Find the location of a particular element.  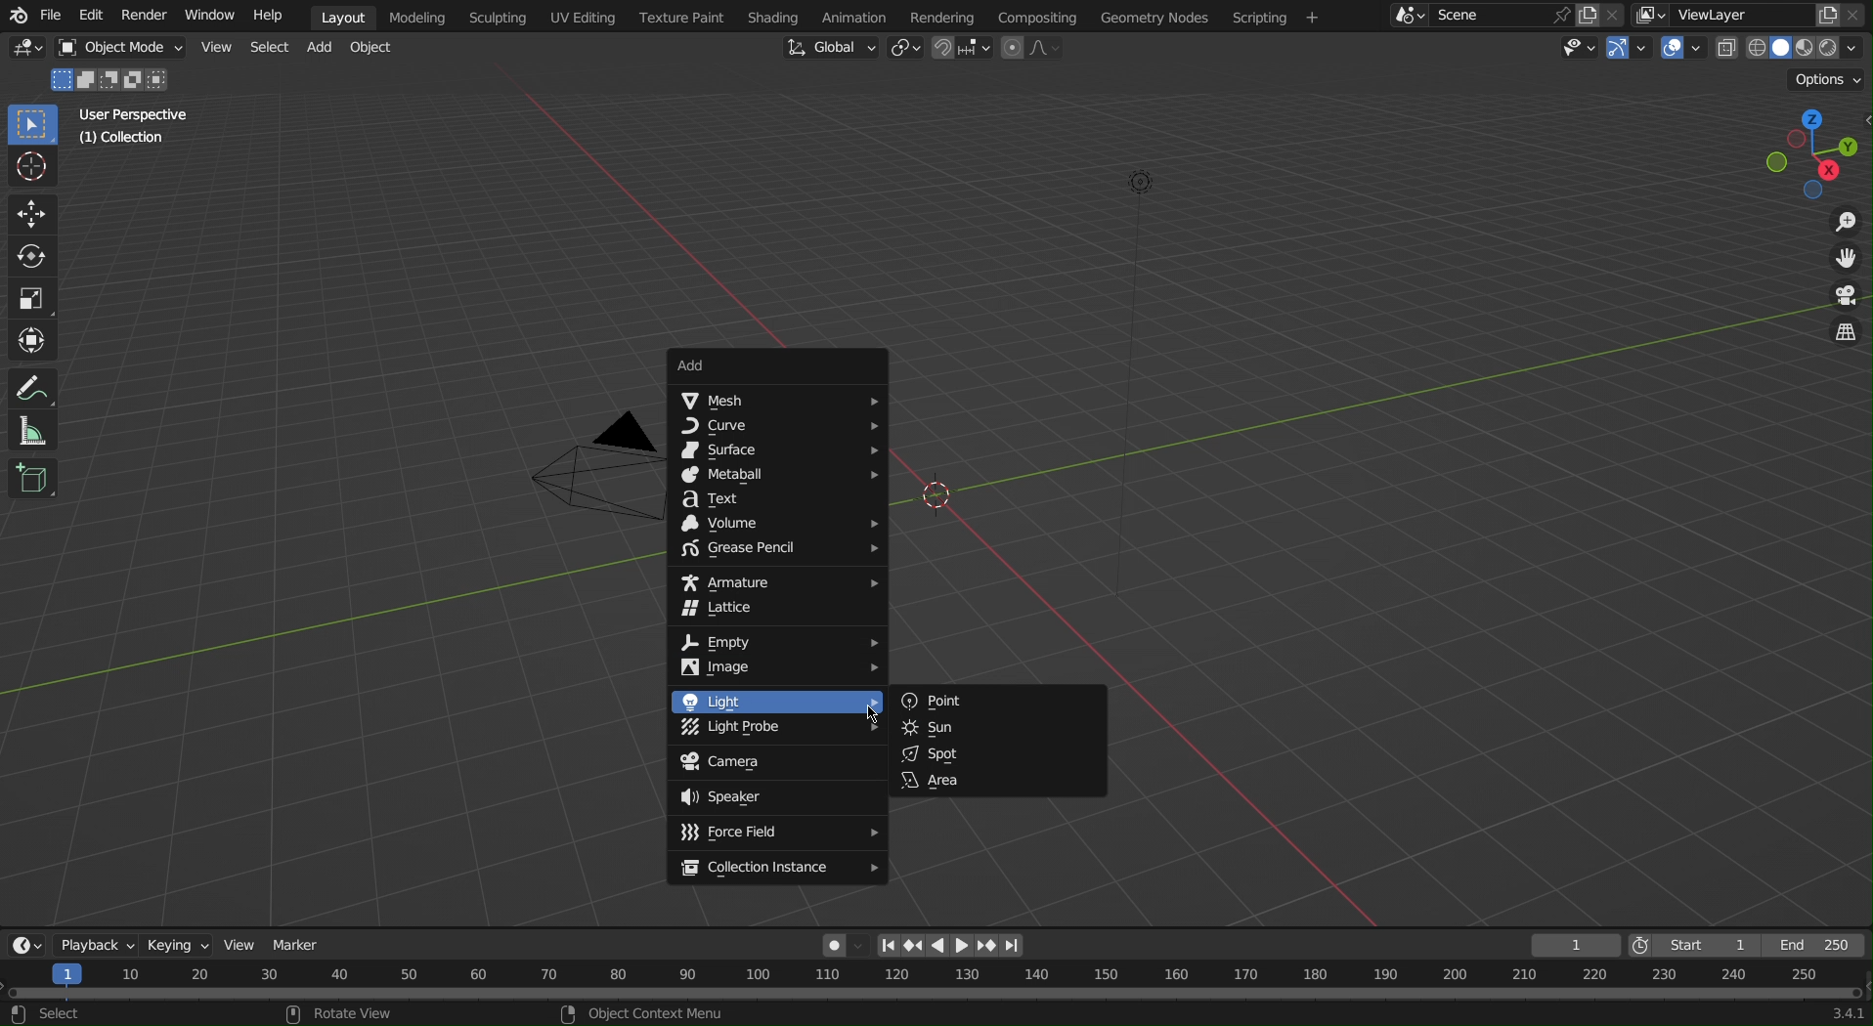

Transform is located at coordinates (35, 341).